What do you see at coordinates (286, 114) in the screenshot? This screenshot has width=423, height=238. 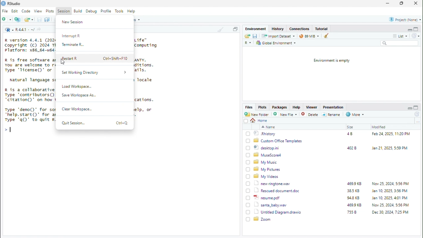 I see `New File` at bounding box center [286, 114].